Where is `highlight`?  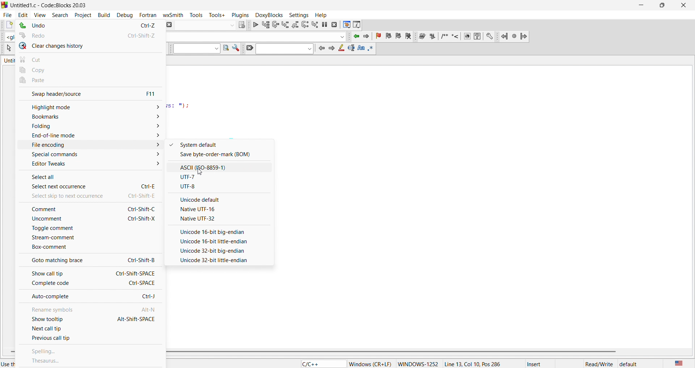 highlight is located at coordinates (341, 48).